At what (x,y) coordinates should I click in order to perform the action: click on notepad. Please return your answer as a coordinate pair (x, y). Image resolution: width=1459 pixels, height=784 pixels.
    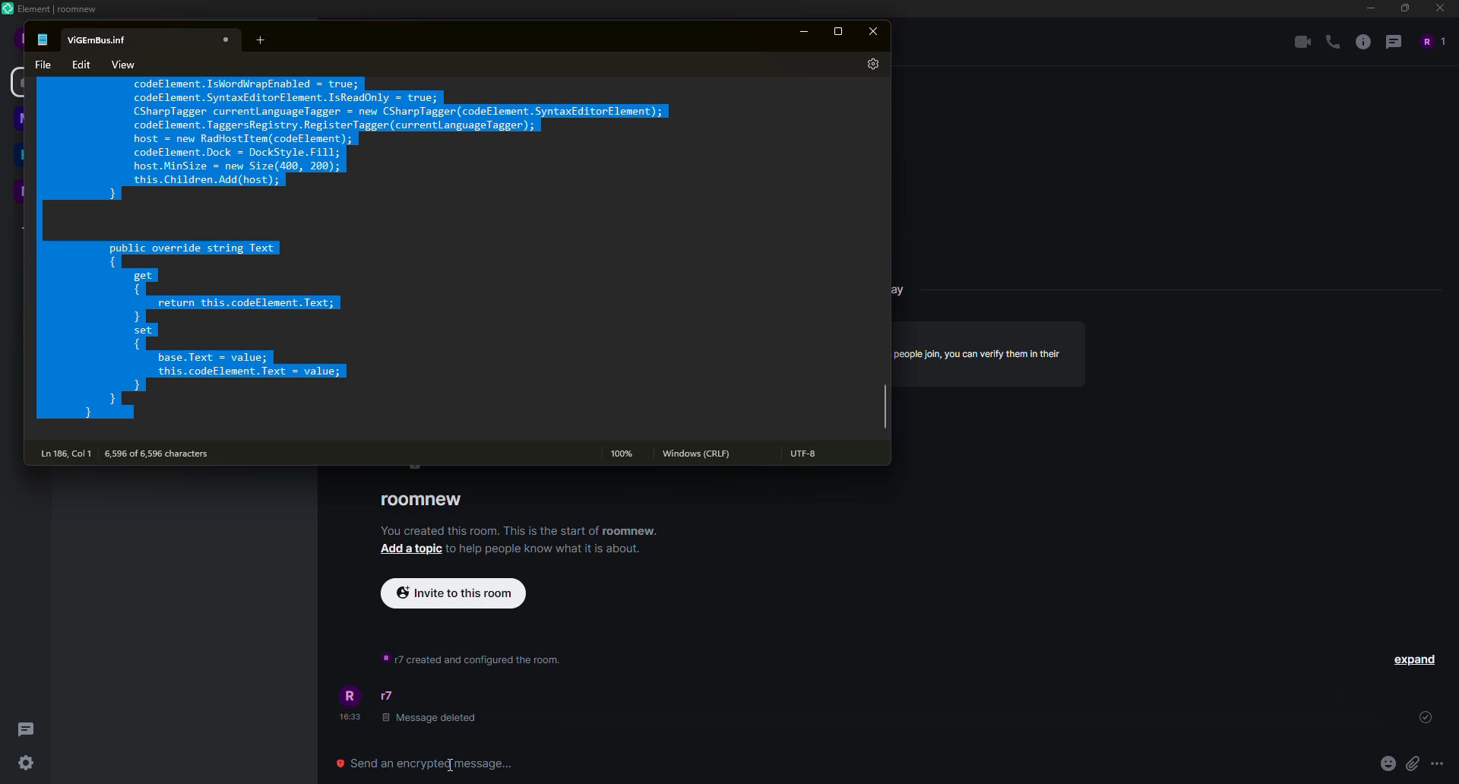
    Looking at the image, I should click on (44, 38).